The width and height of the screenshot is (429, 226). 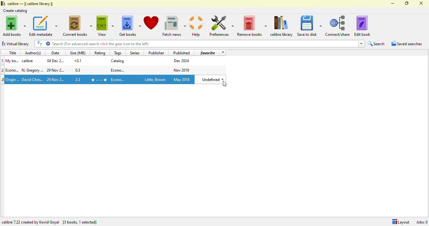 What do you see at coordinates (48, 43) in the screenshot?
I see `settings` at bounding box center [48, 43].